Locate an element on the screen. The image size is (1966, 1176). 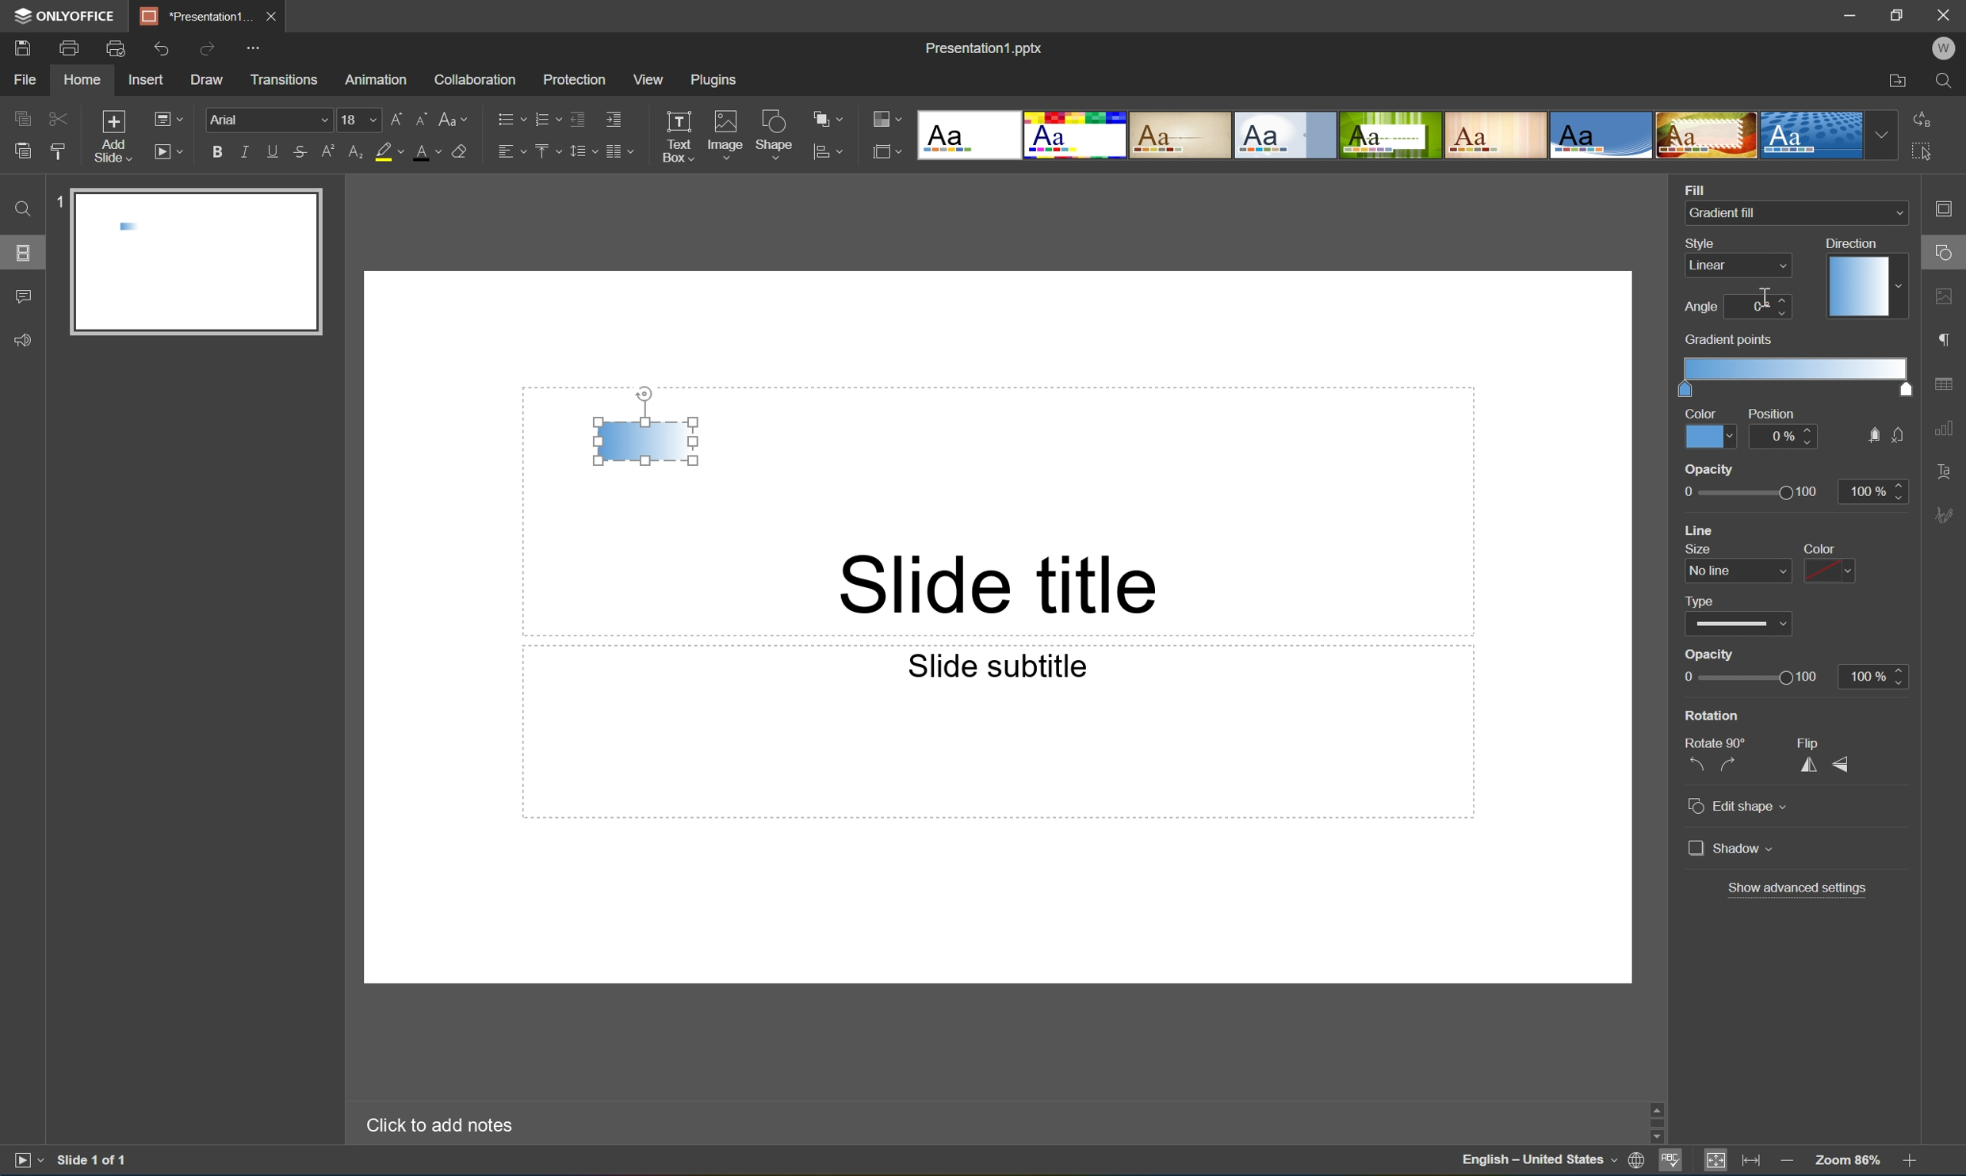
Color is located at coordinates (1710, 436).